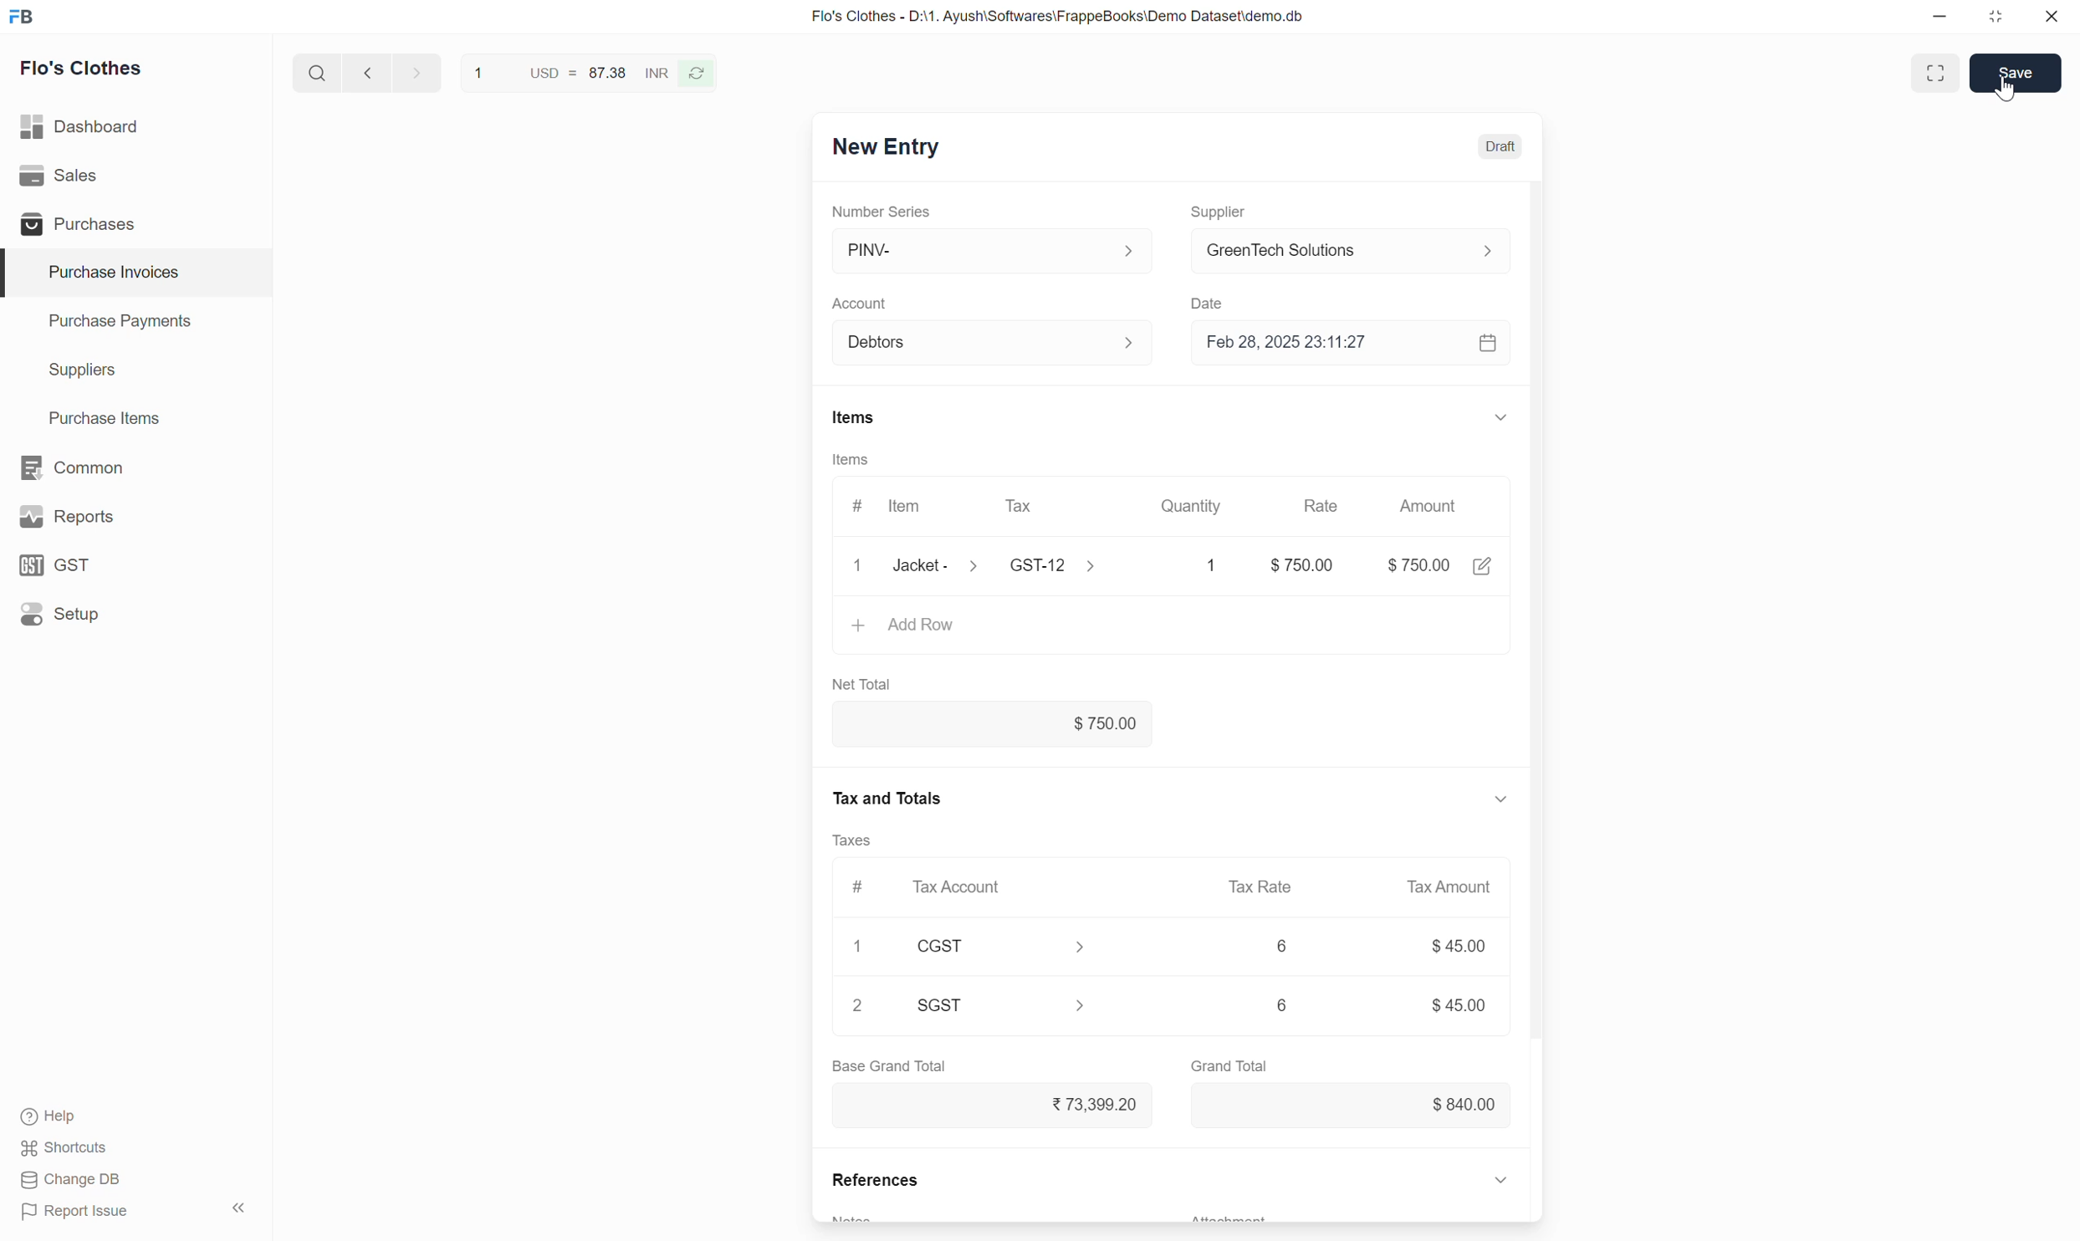  Describe the element at coordinates (1500, 799) in the screenshot. I see `Collapse` at that location.